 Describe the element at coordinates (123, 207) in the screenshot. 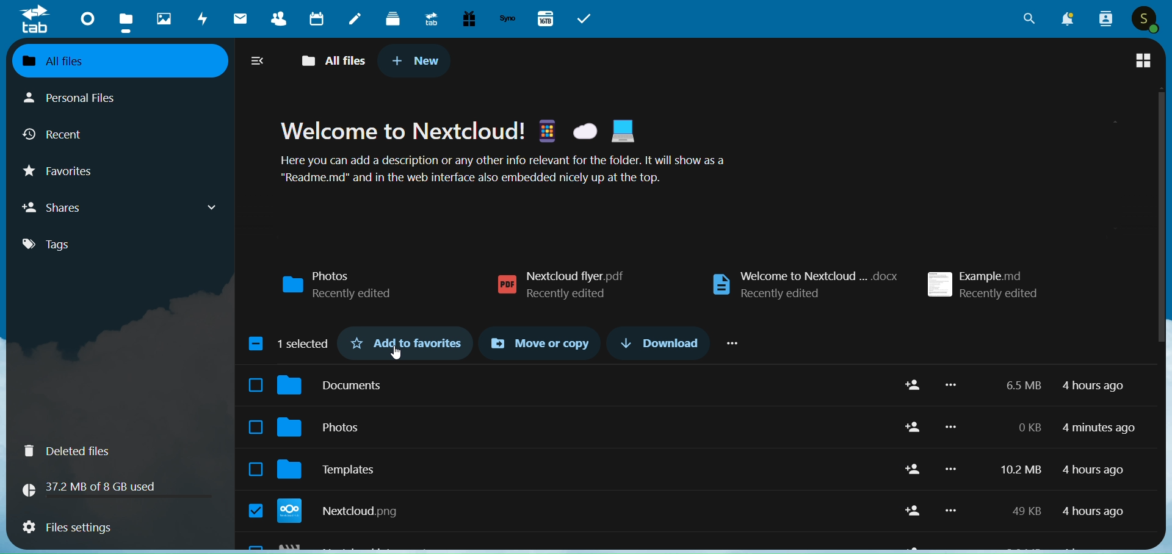

I see `shares` at that location.